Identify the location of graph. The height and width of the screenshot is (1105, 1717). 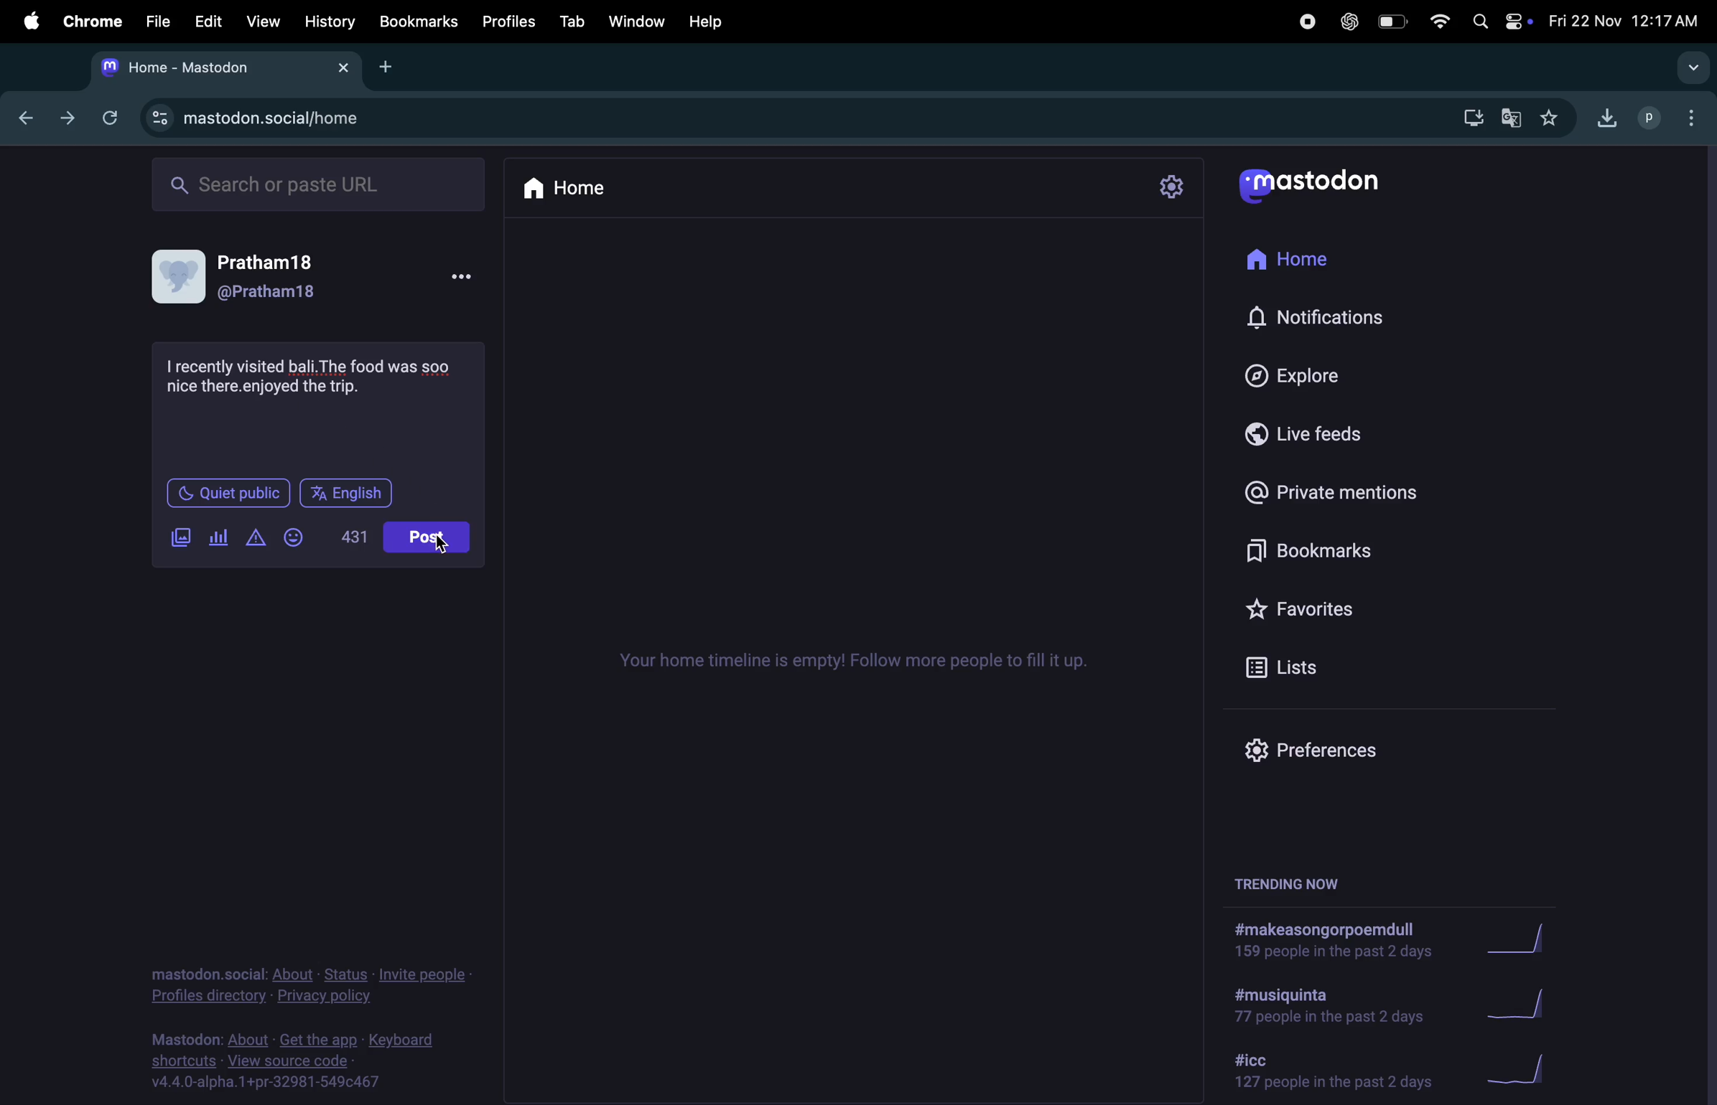
(1523, 1002).